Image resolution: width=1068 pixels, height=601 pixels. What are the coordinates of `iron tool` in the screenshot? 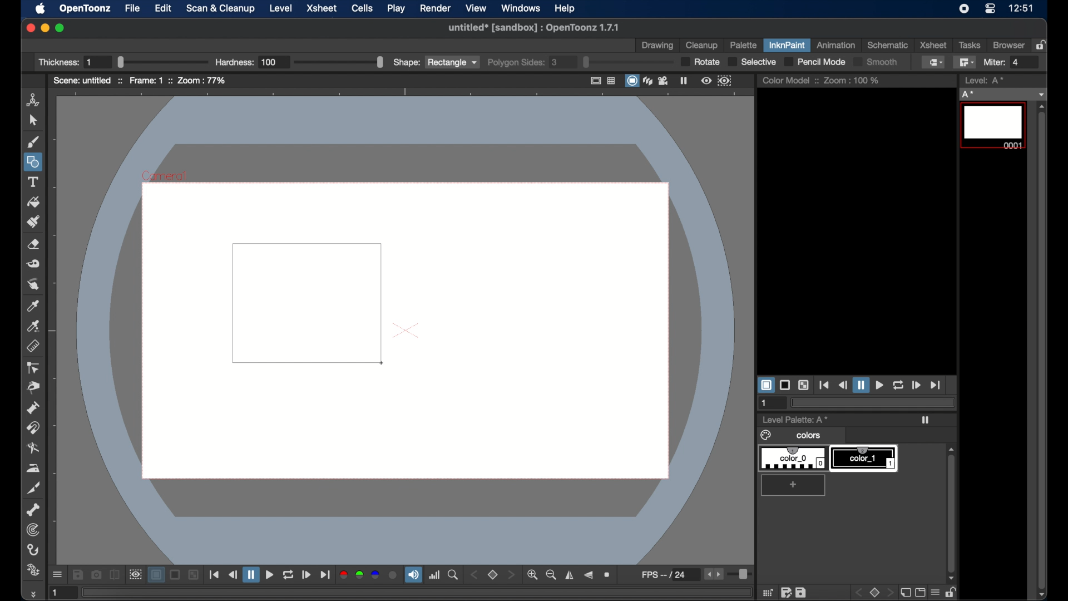 It's located at (33, 469).